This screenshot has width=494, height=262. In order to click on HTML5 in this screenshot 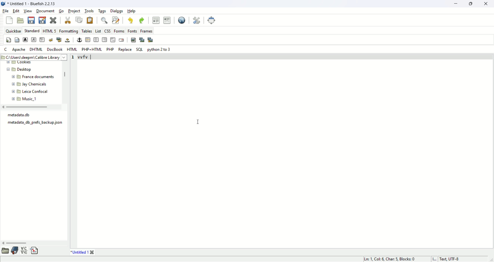, I will do `click(50, 31)`.